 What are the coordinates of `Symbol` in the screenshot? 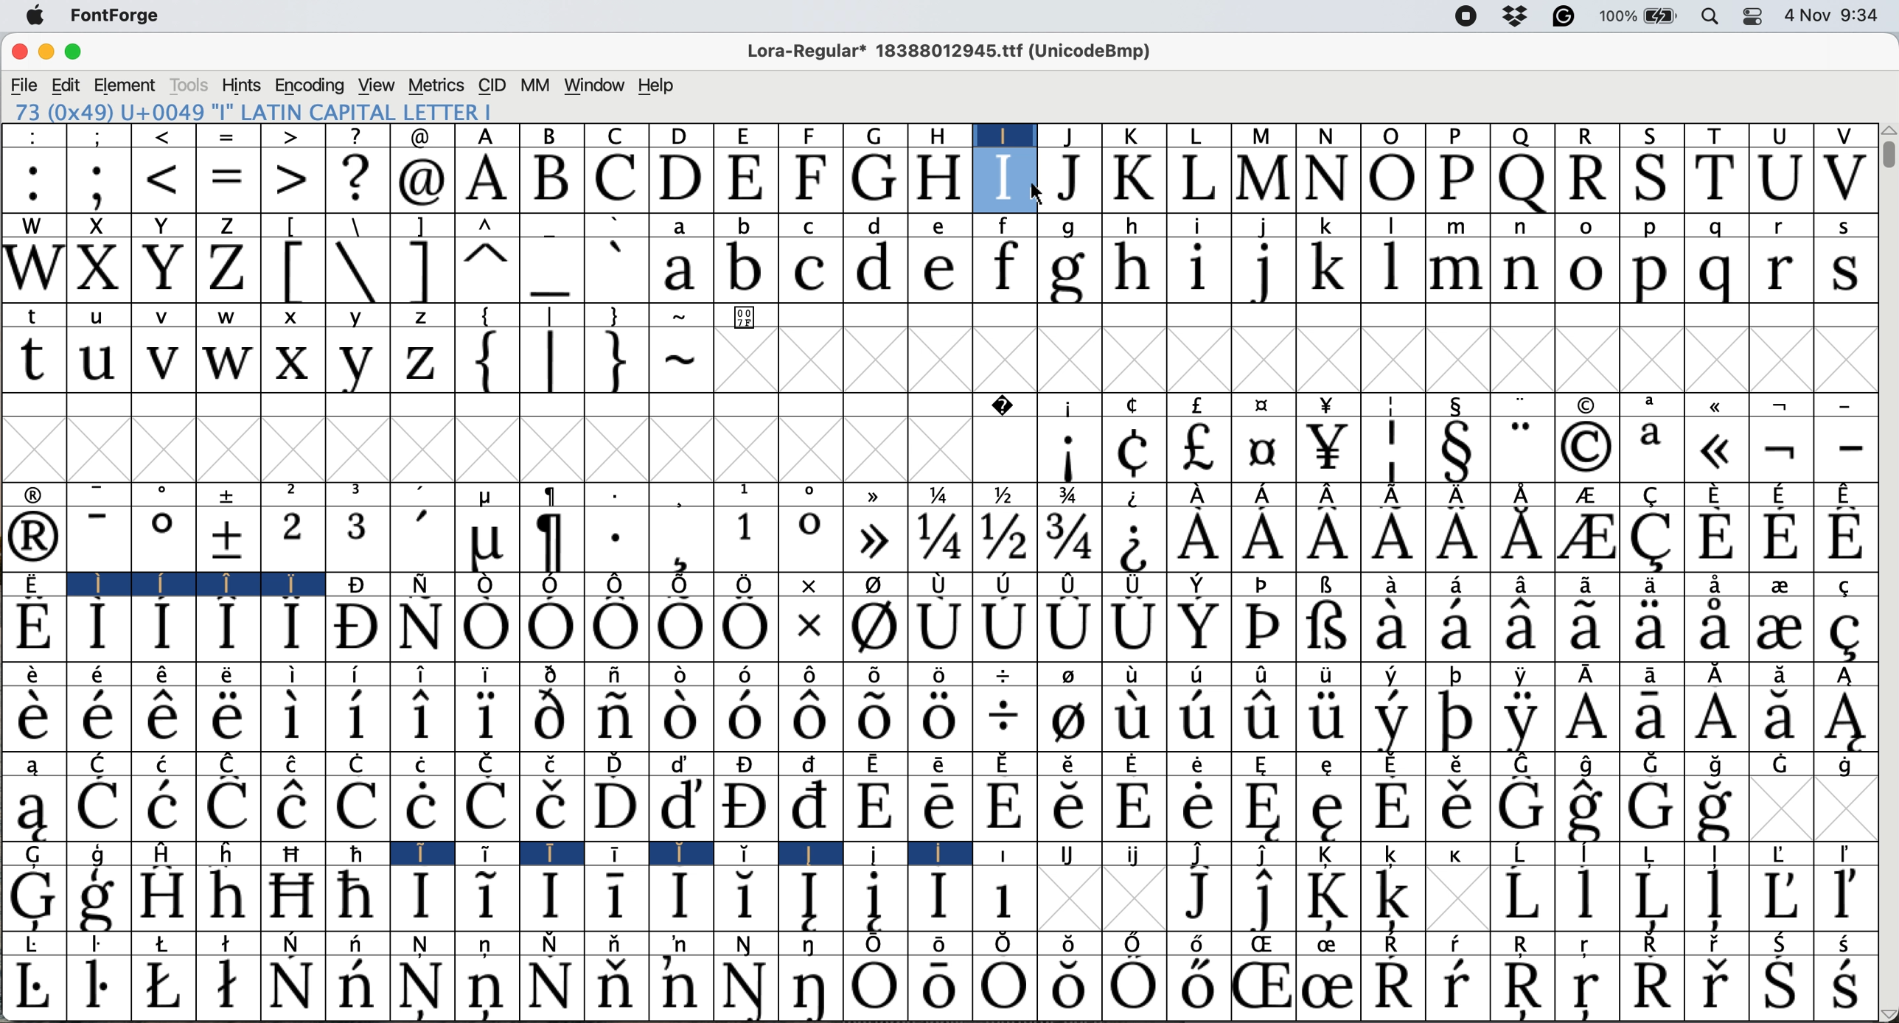 It's located at (1457, 628).